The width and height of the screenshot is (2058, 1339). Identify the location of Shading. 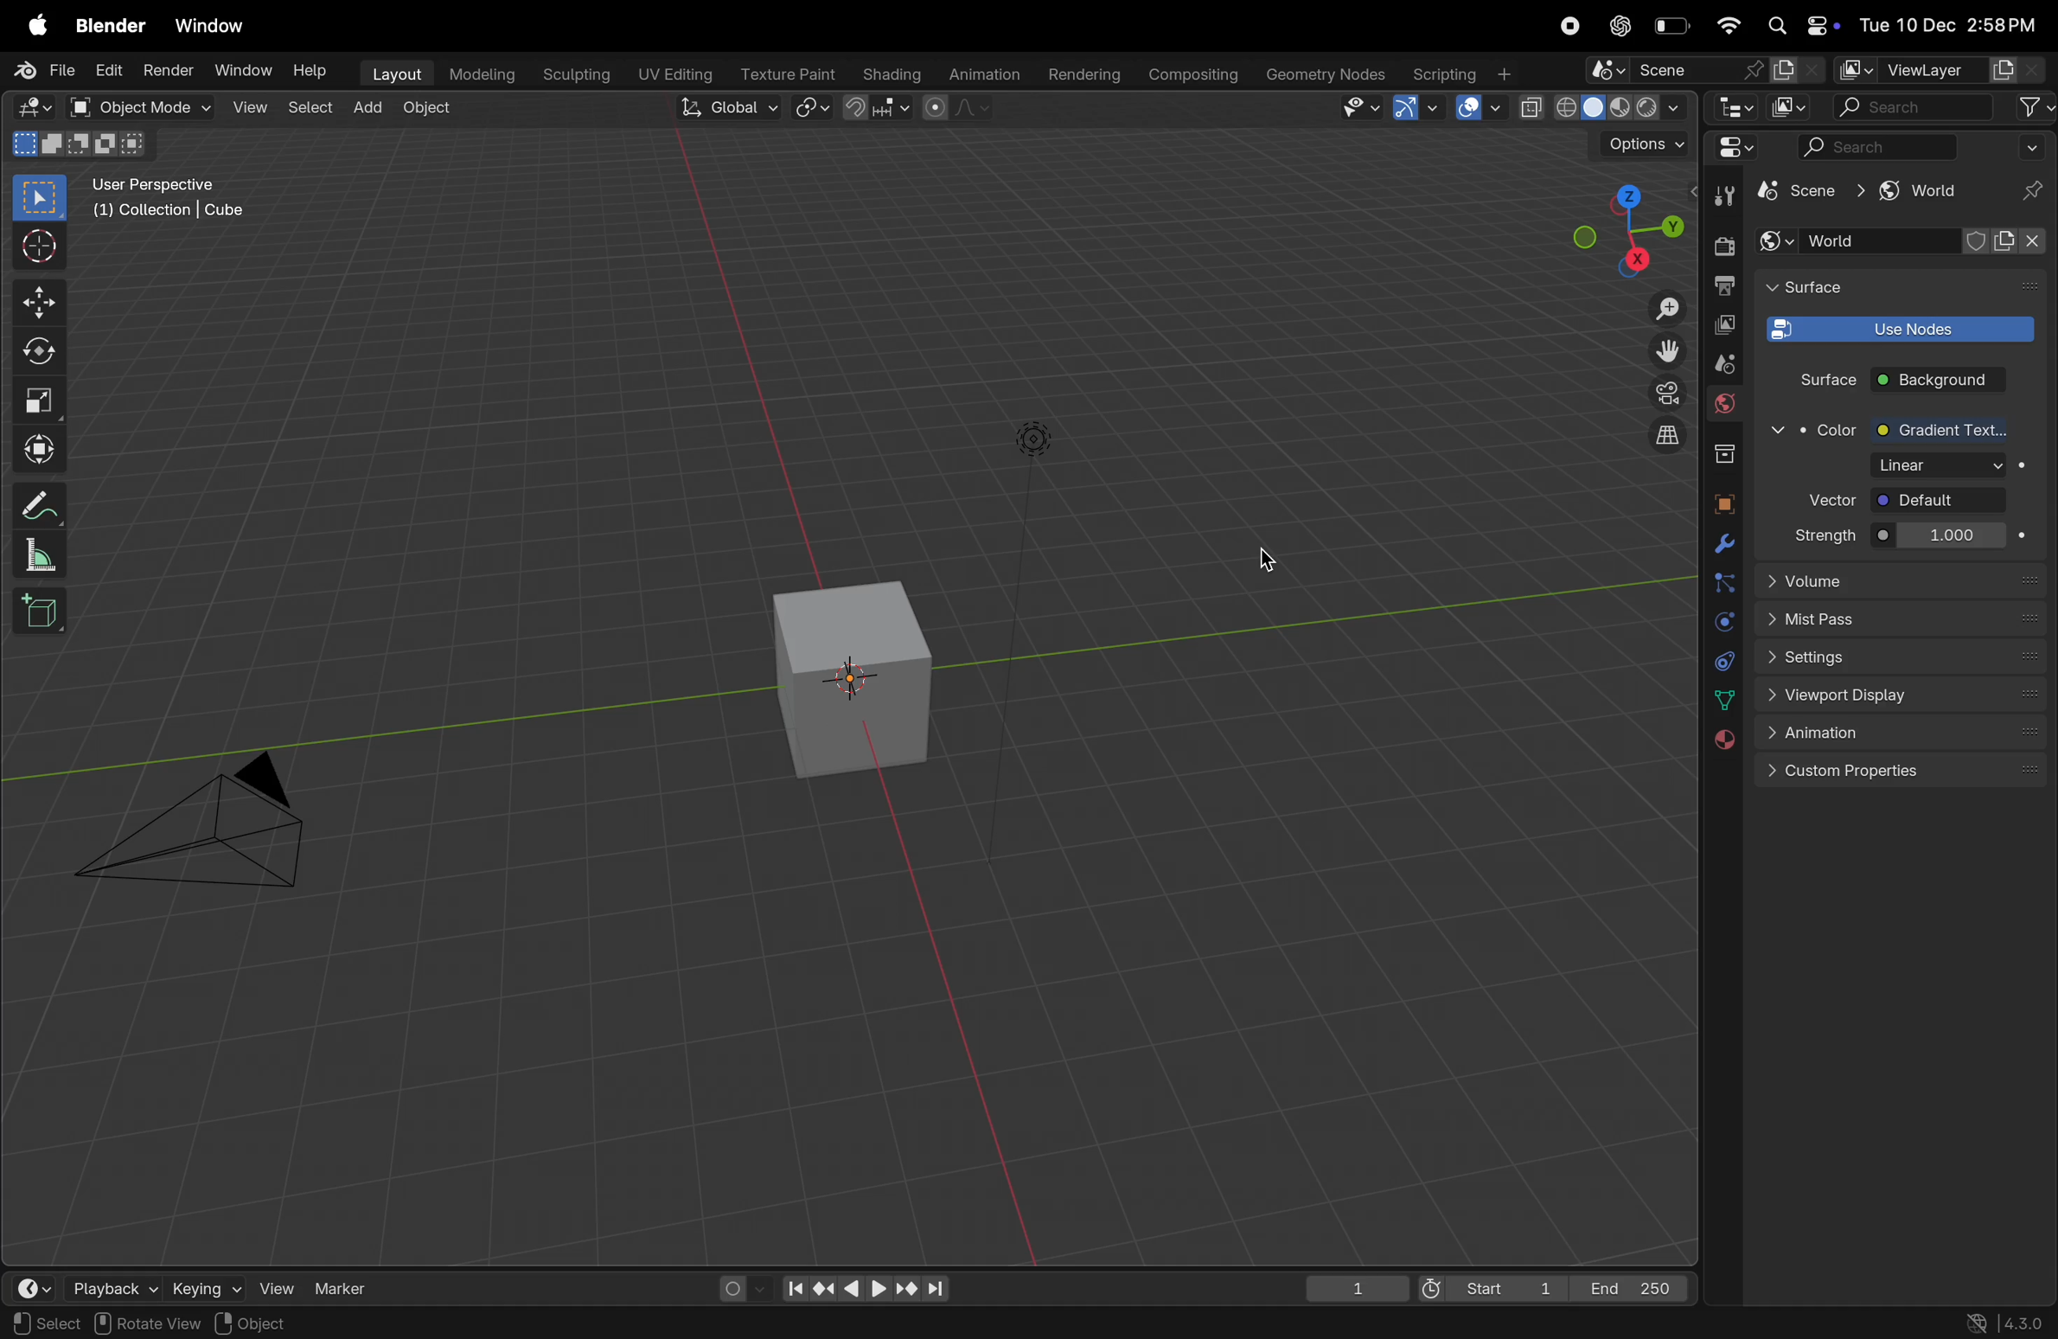
(889, 74).